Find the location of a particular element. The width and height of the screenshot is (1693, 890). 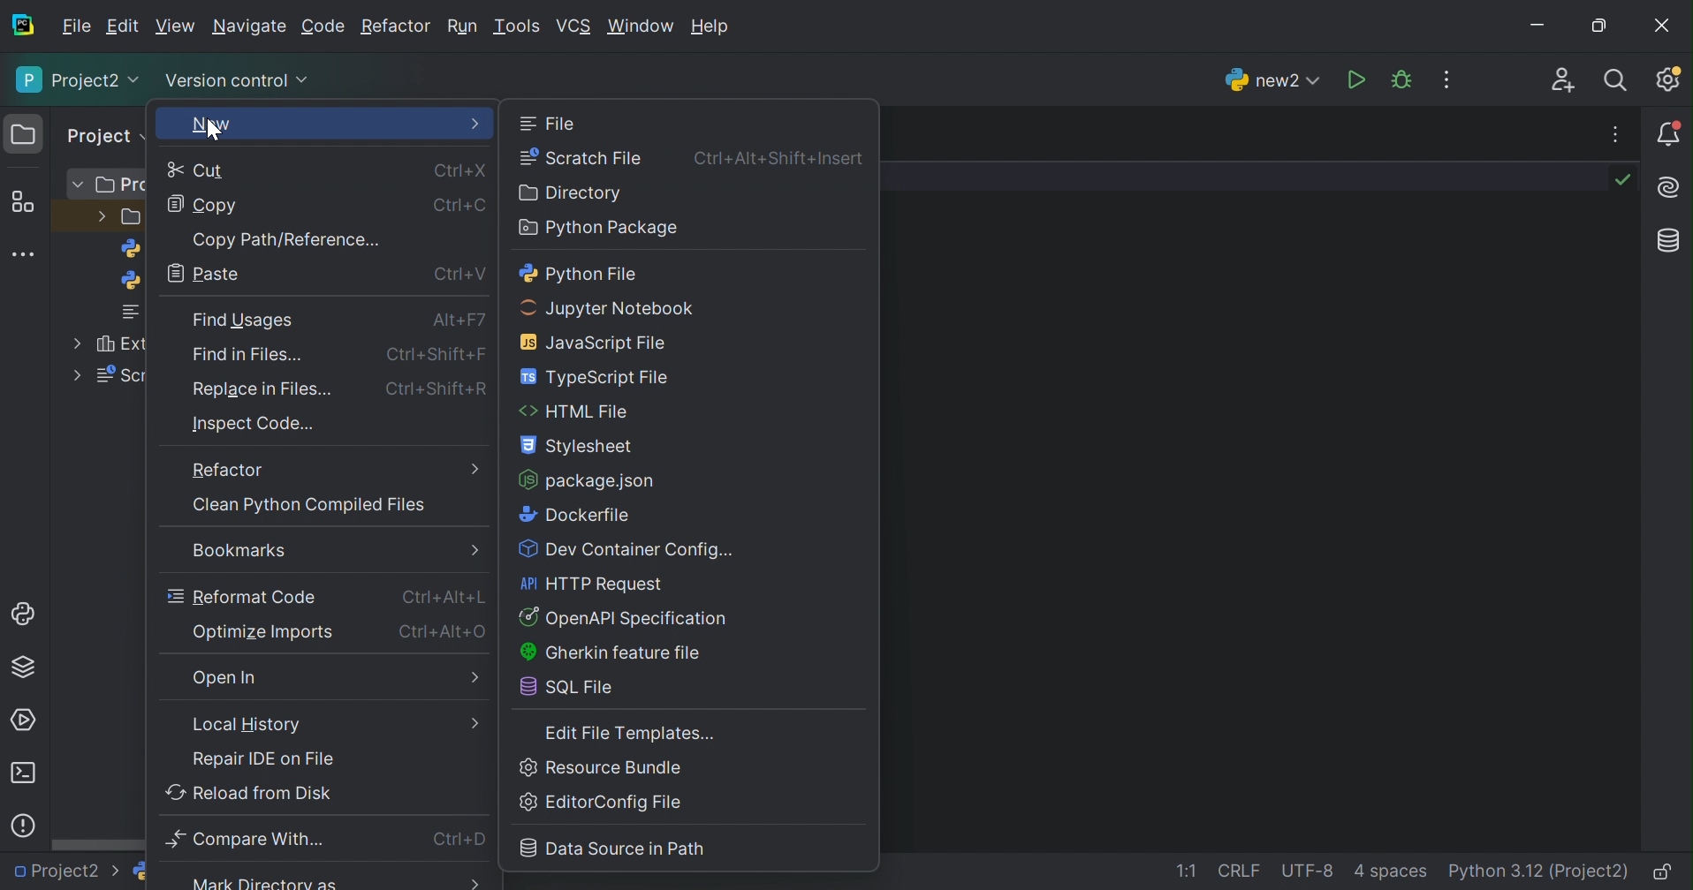

Scratch file is located at coordinates (581, 158).